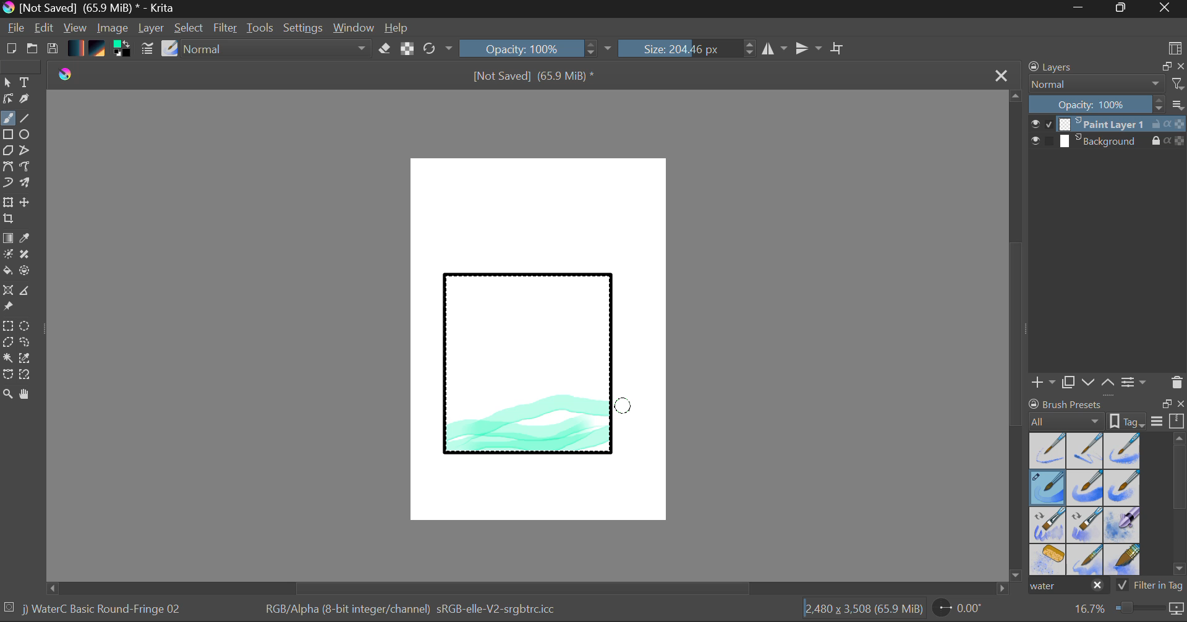  What do you see at coordinates (7, 375) in the screenshot?
I see `Bezier Curve Selector` at bounding box center [7, 375].